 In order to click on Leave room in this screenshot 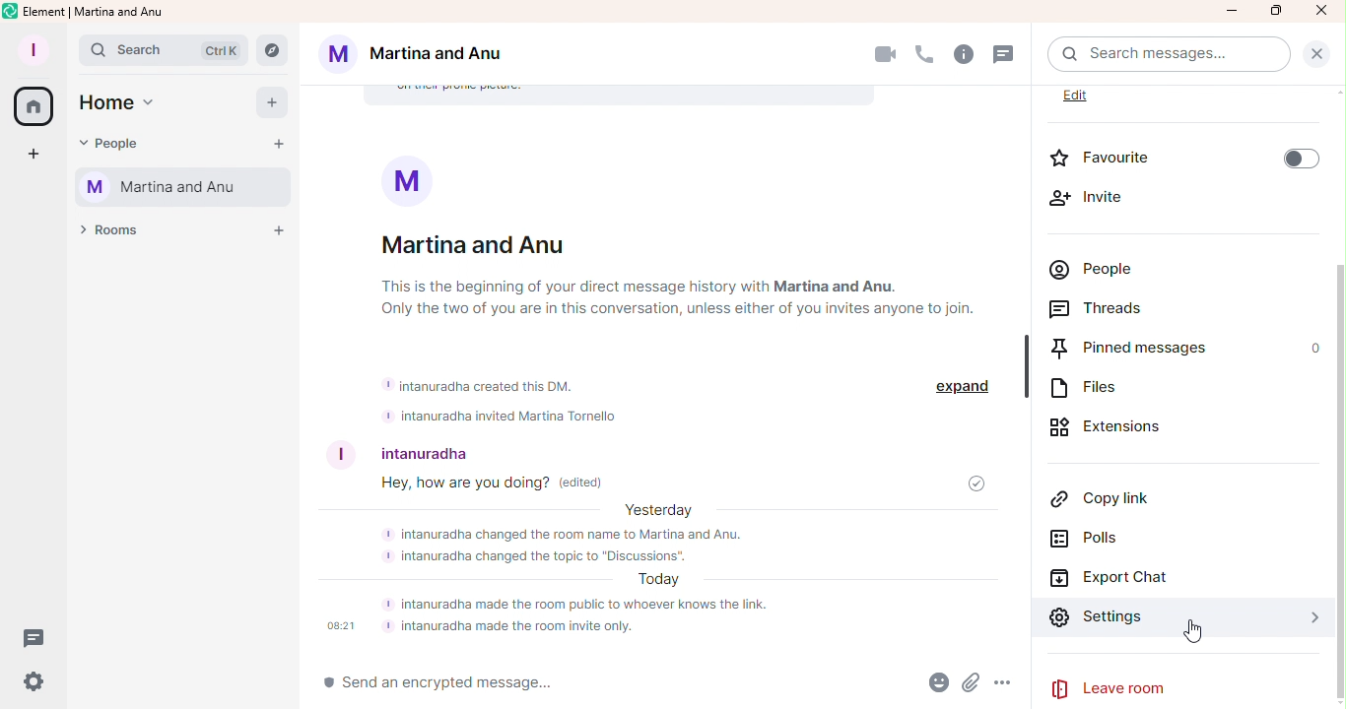, I will do `click(1192, 686)`.